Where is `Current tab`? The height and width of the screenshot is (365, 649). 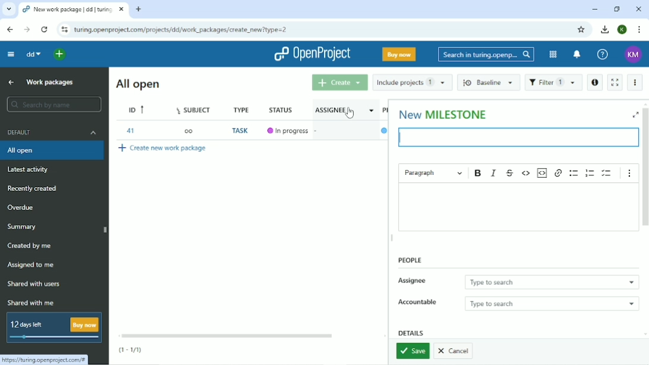 Current tab is located at coordinates (74, 9).